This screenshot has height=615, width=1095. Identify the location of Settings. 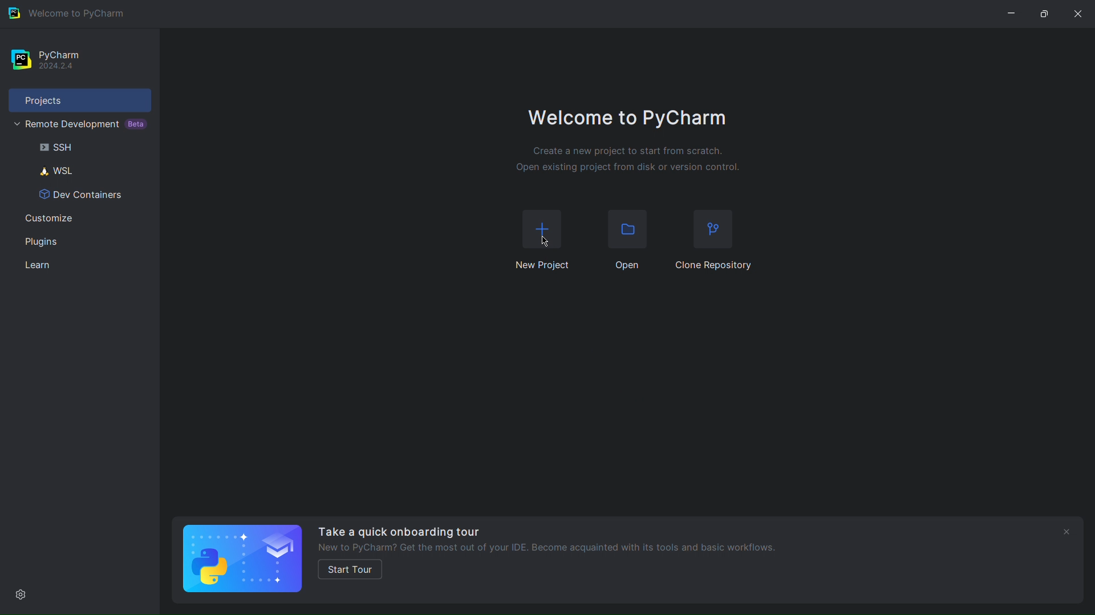
(23, 593).